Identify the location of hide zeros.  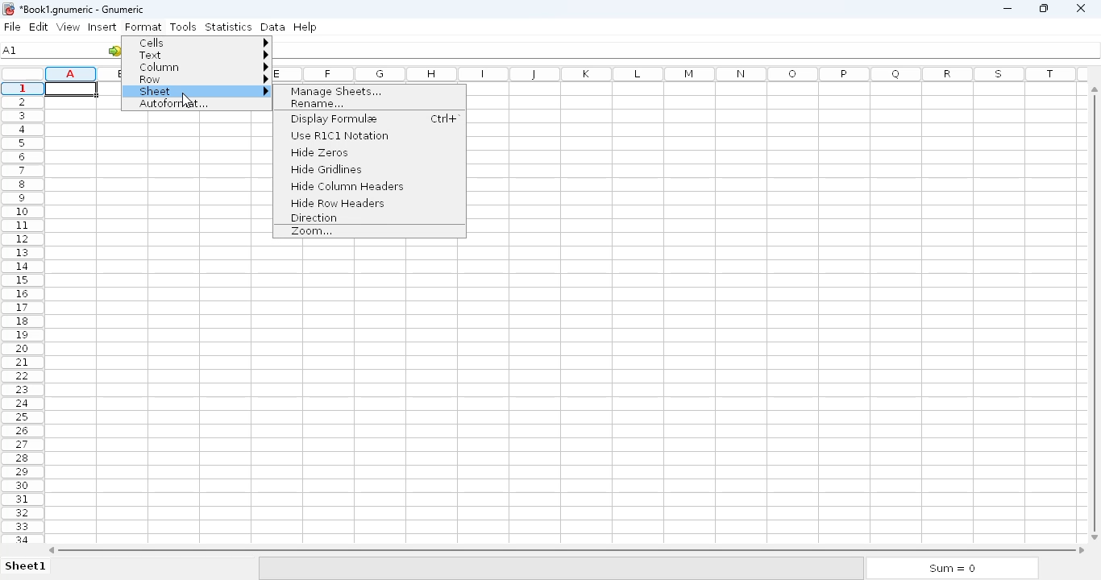
(321, 152).